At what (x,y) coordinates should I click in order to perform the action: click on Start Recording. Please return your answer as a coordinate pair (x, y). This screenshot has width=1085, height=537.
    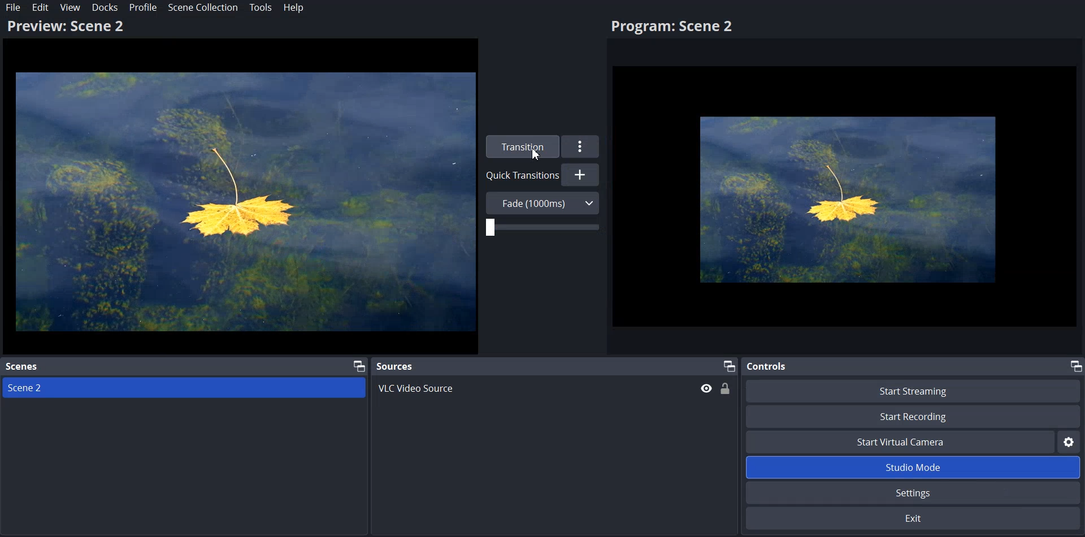
    Looking at the image, I should click on (913, 415).